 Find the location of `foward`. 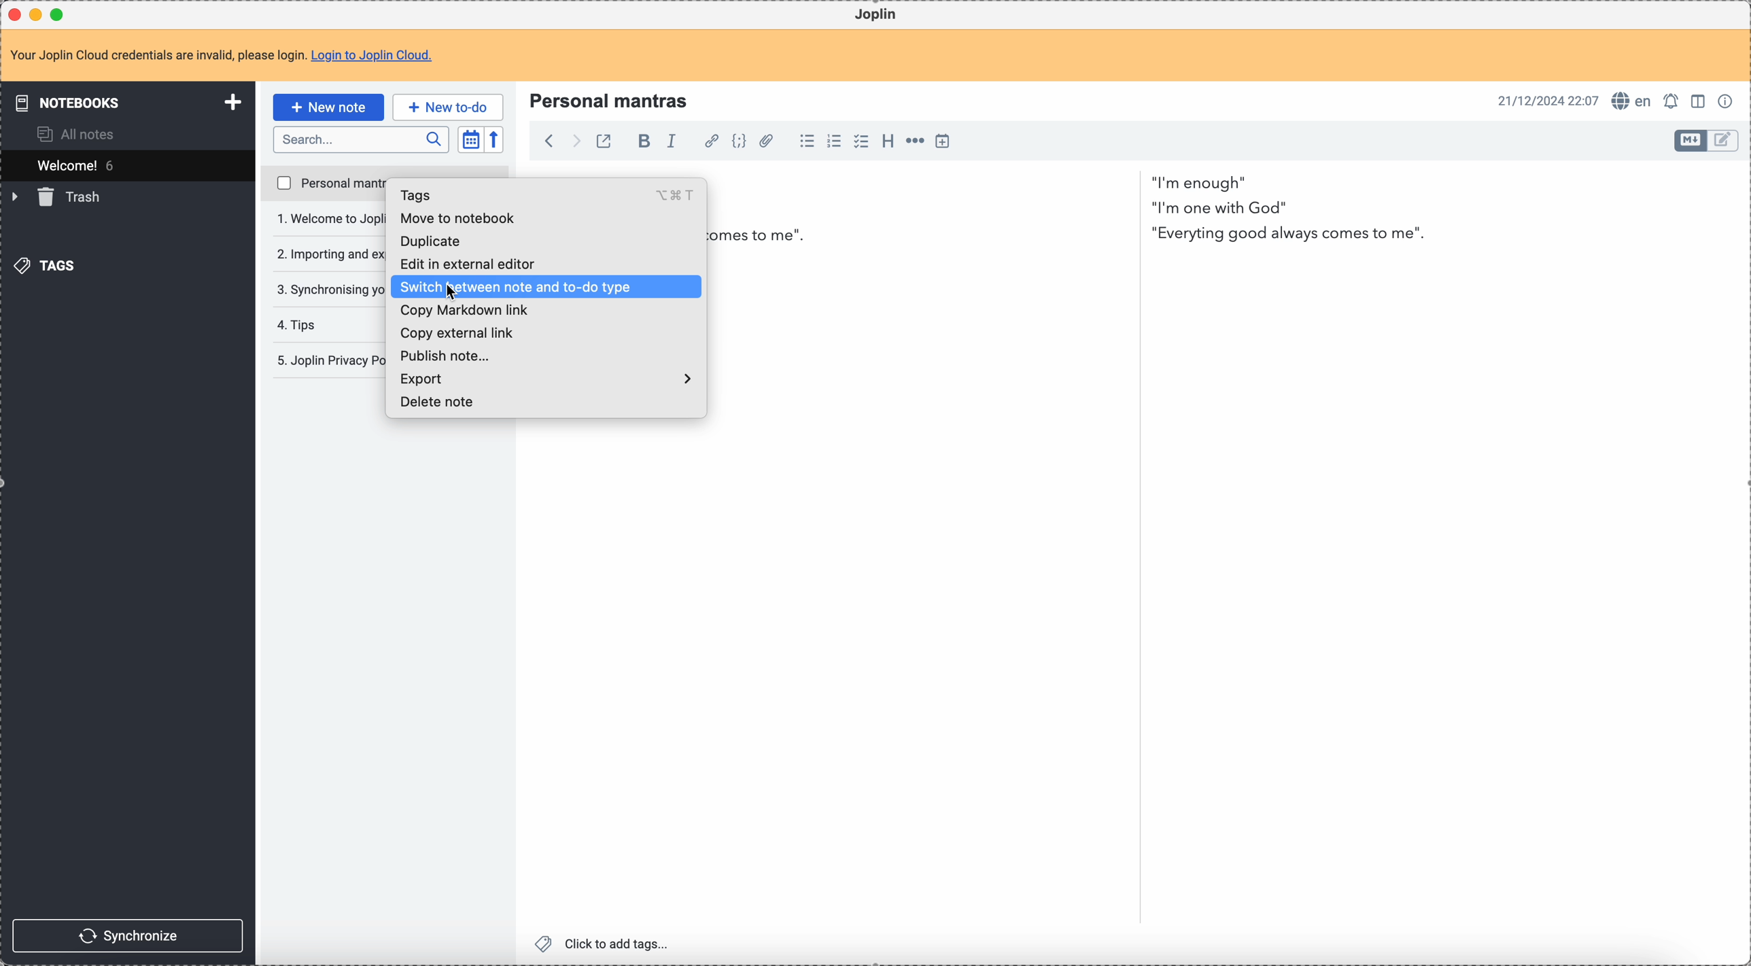

foward is located at coordinates (575, 141).